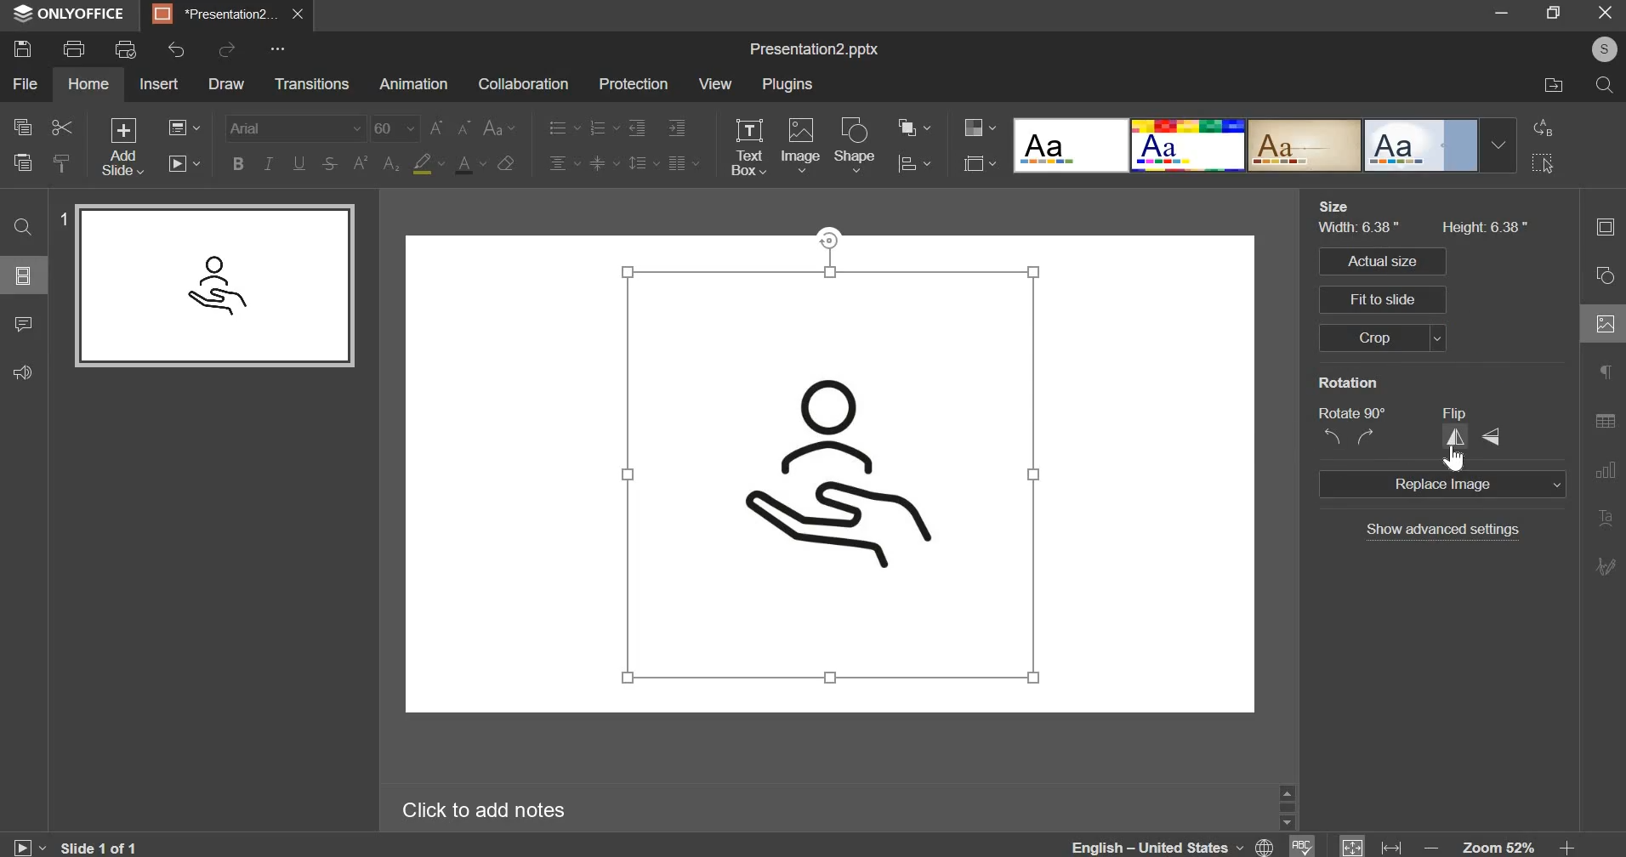 The height and width of the screenshot is (857, 1626). I want to click on slide 1 of 1, so click(75, 847).